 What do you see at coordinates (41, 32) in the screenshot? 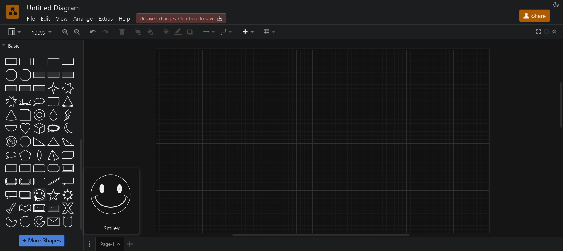
I see `zoom` at bounding box center [41, 32].